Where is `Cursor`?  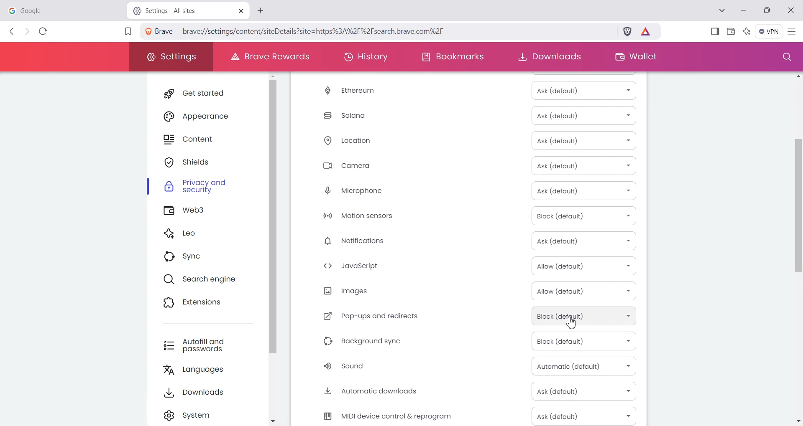
Cursor is located at coordinates (573, 324).